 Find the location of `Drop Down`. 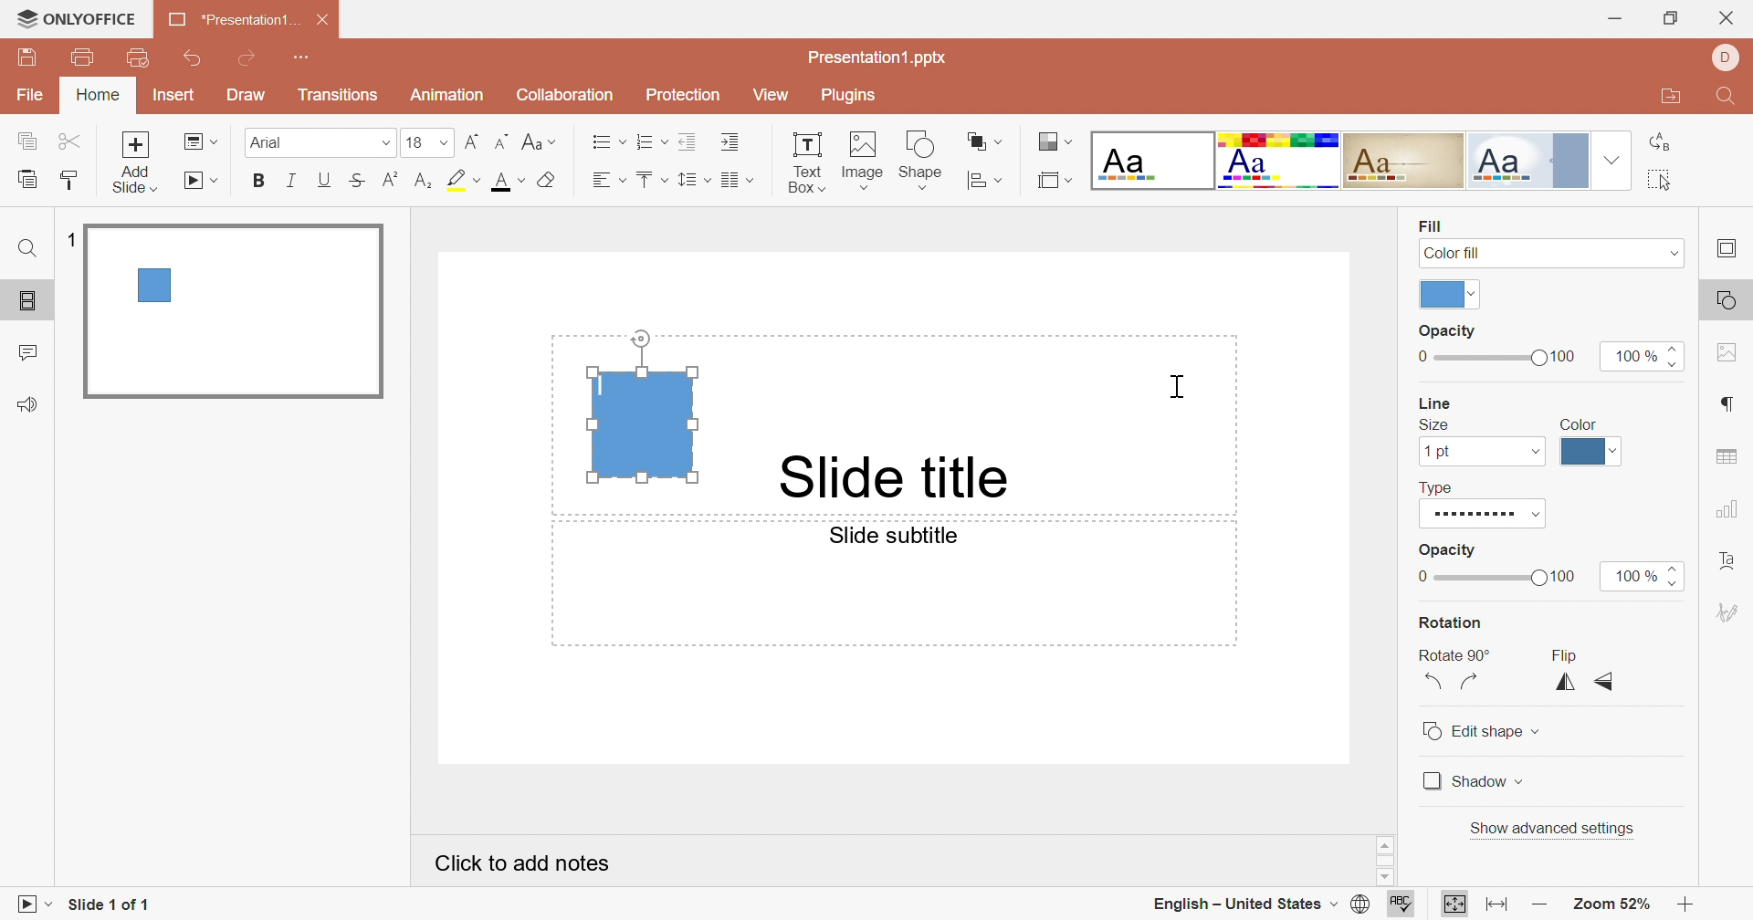

Drop Down is located at coordinates (1522, 782).